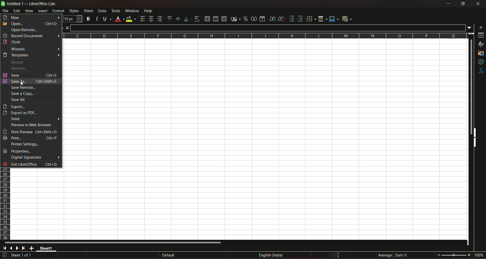 Image resolution: width=486 pixels, height=259 pixels. What do you see at coordinates (17, 11) in the screenshot?
I see `edit` at bounding box center [17, 11].